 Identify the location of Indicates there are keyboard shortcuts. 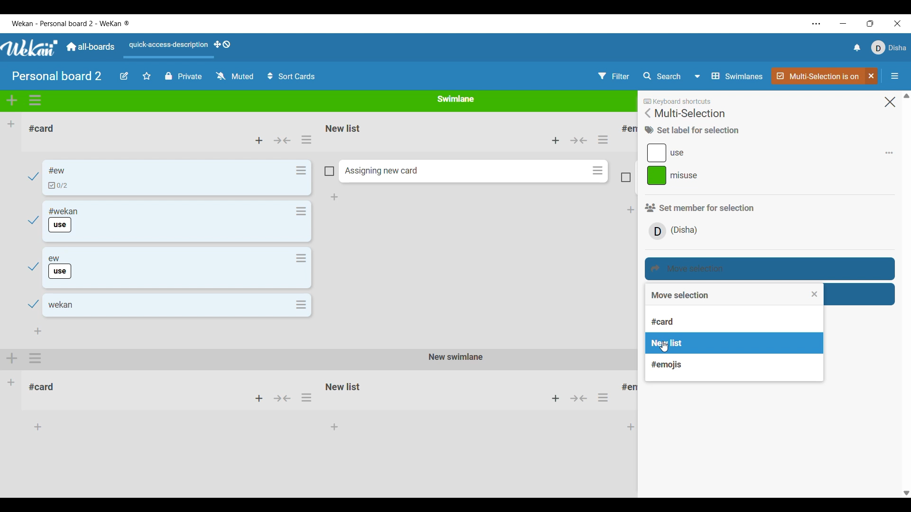
(677, 101).